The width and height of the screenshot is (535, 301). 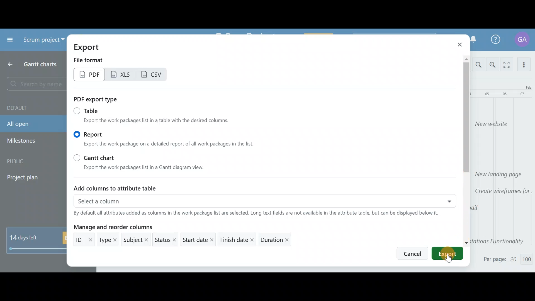 What do you see at coordinates (42, 64) in the screenshot?
I see `Gantt charts` at bounding box center [42, 64].